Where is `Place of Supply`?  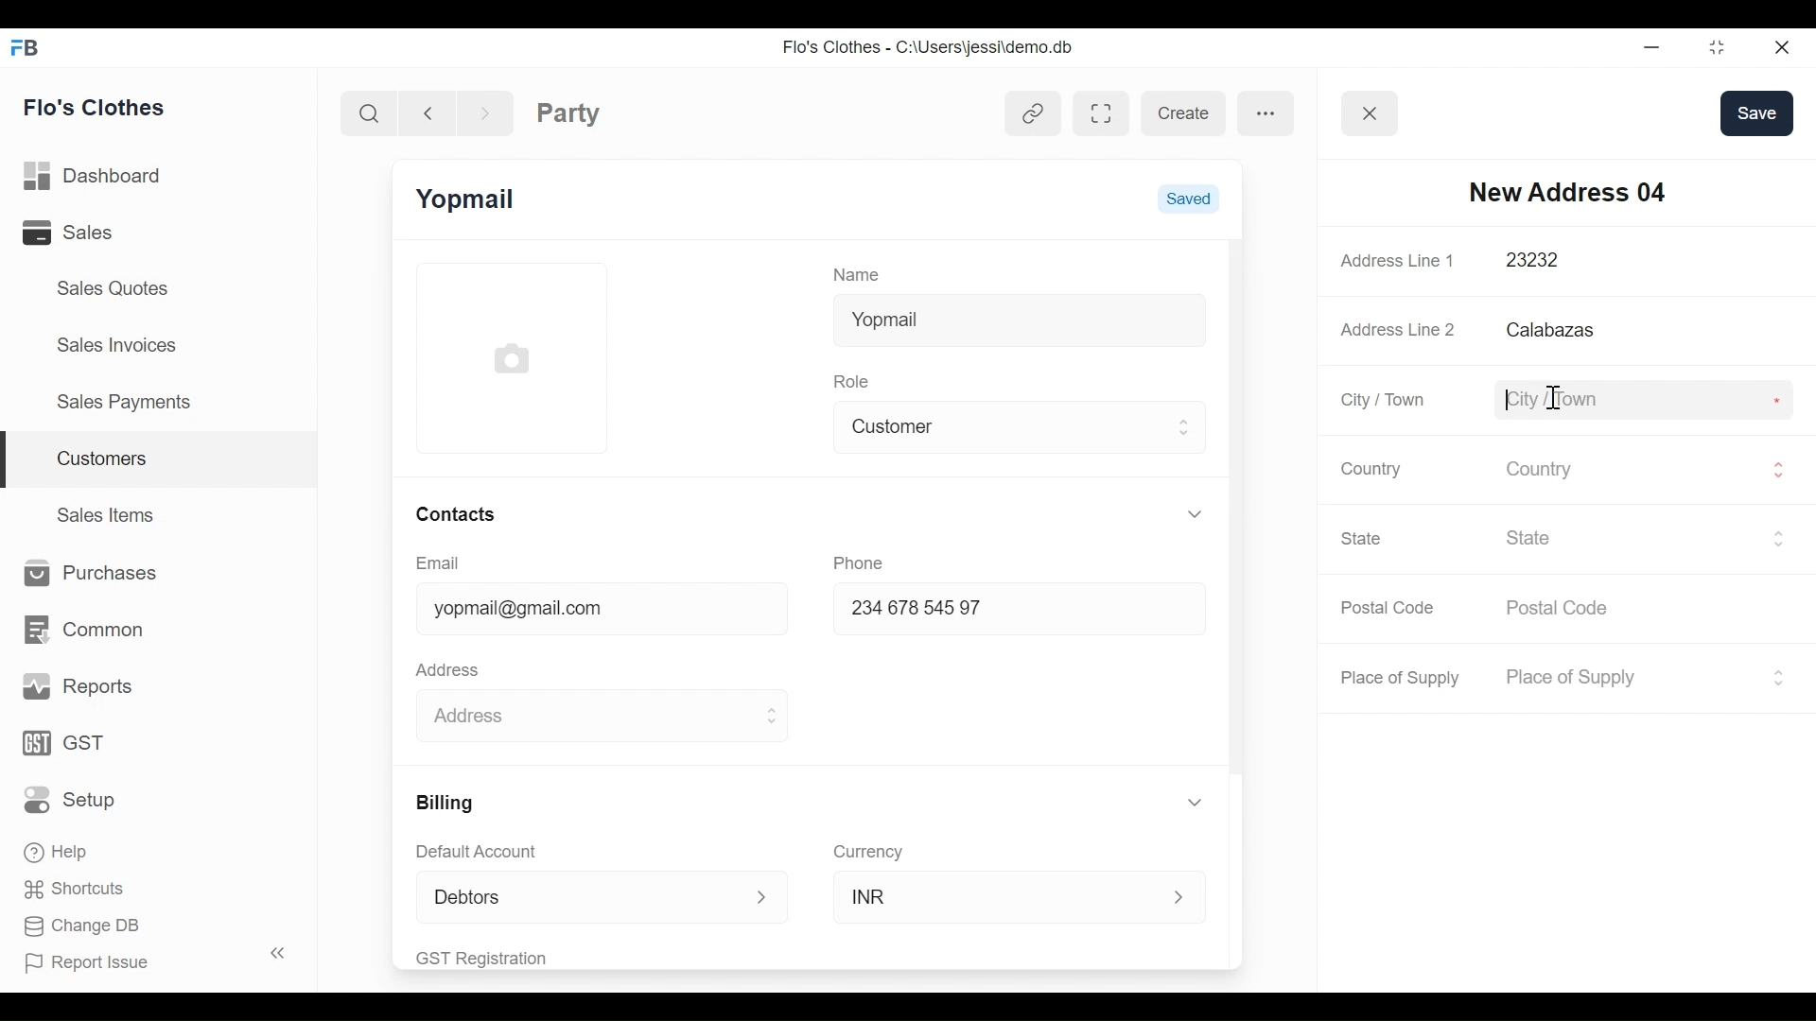 Place of Supply is located at coordinates (1404, 678).